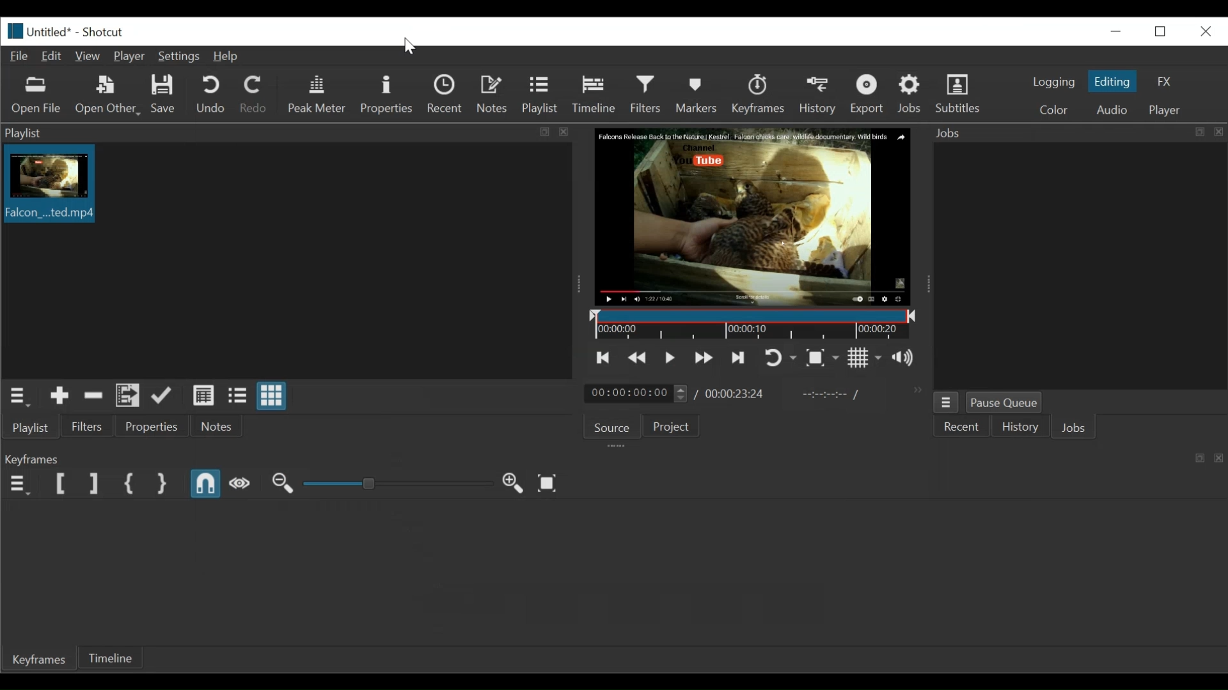 This screenshot has height=690, width=1228. I want to click on Undo, so click(209, 95).